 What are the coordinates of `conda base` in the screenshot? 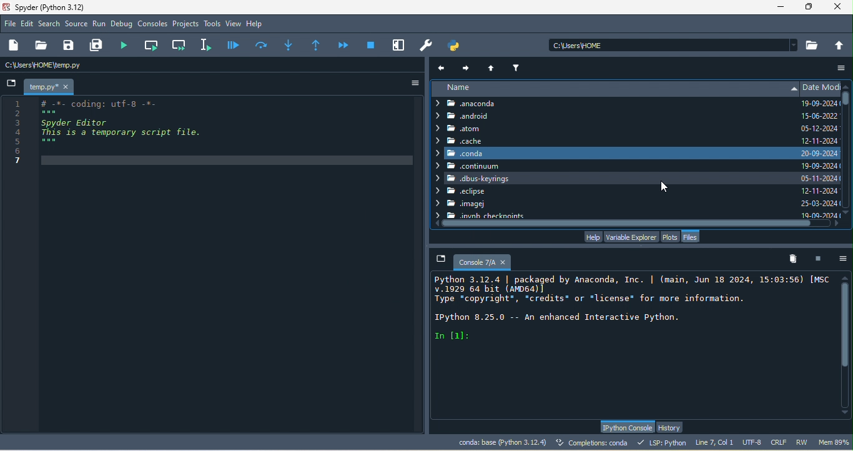 It's located at (502, 442).